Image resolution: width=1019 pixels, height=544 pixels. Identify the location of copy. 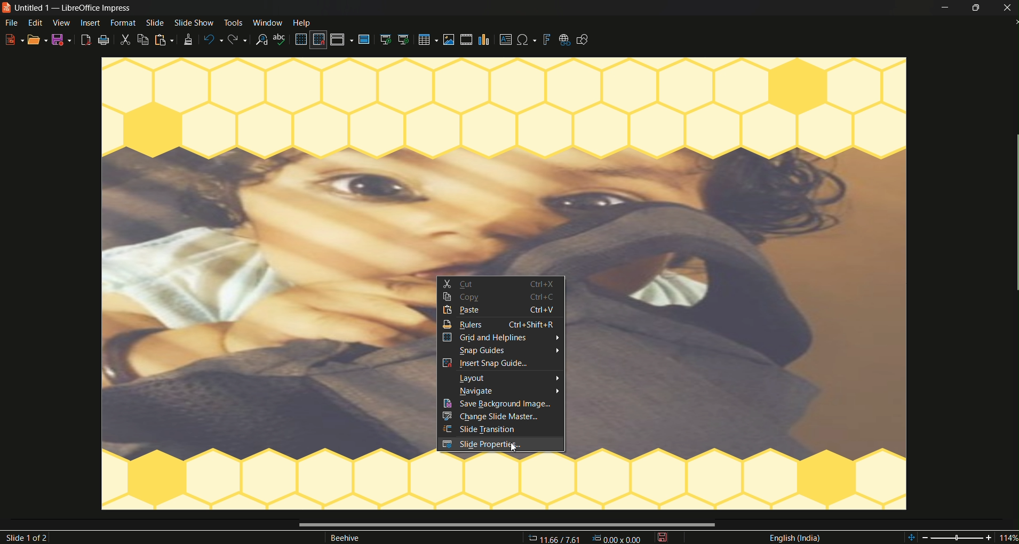
(462, 297).